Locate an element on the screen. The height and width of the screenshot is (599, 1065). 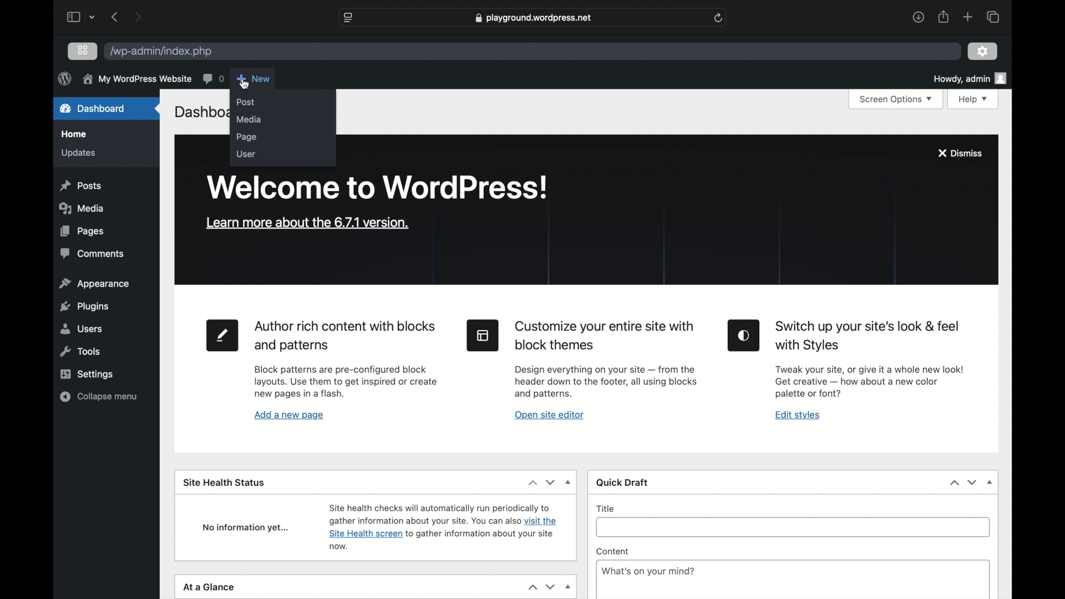
Switch up your site's look & feel
with Styles

Tweak your site, or give it a whole new look!
Get creative — how about a new color
palette or font? is located at coordinates (876, 361).